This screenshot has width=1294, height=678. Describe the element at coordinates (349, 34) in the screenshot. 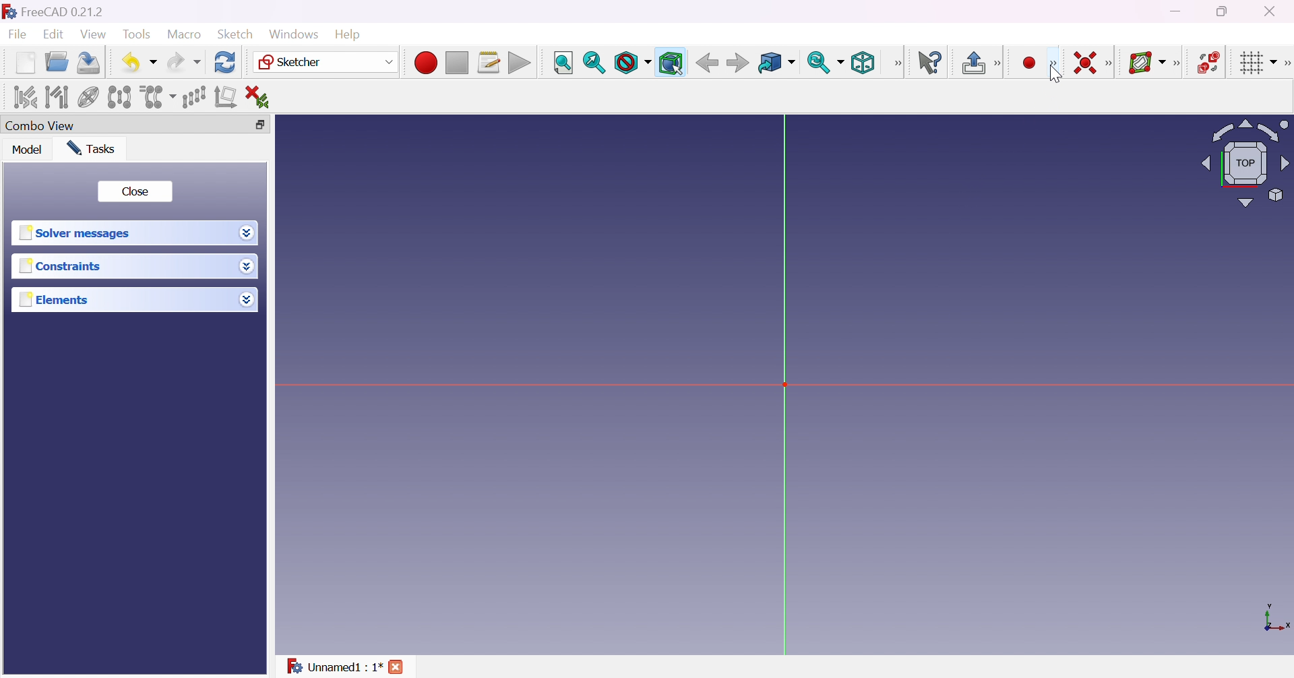

I see `Help` at that location.